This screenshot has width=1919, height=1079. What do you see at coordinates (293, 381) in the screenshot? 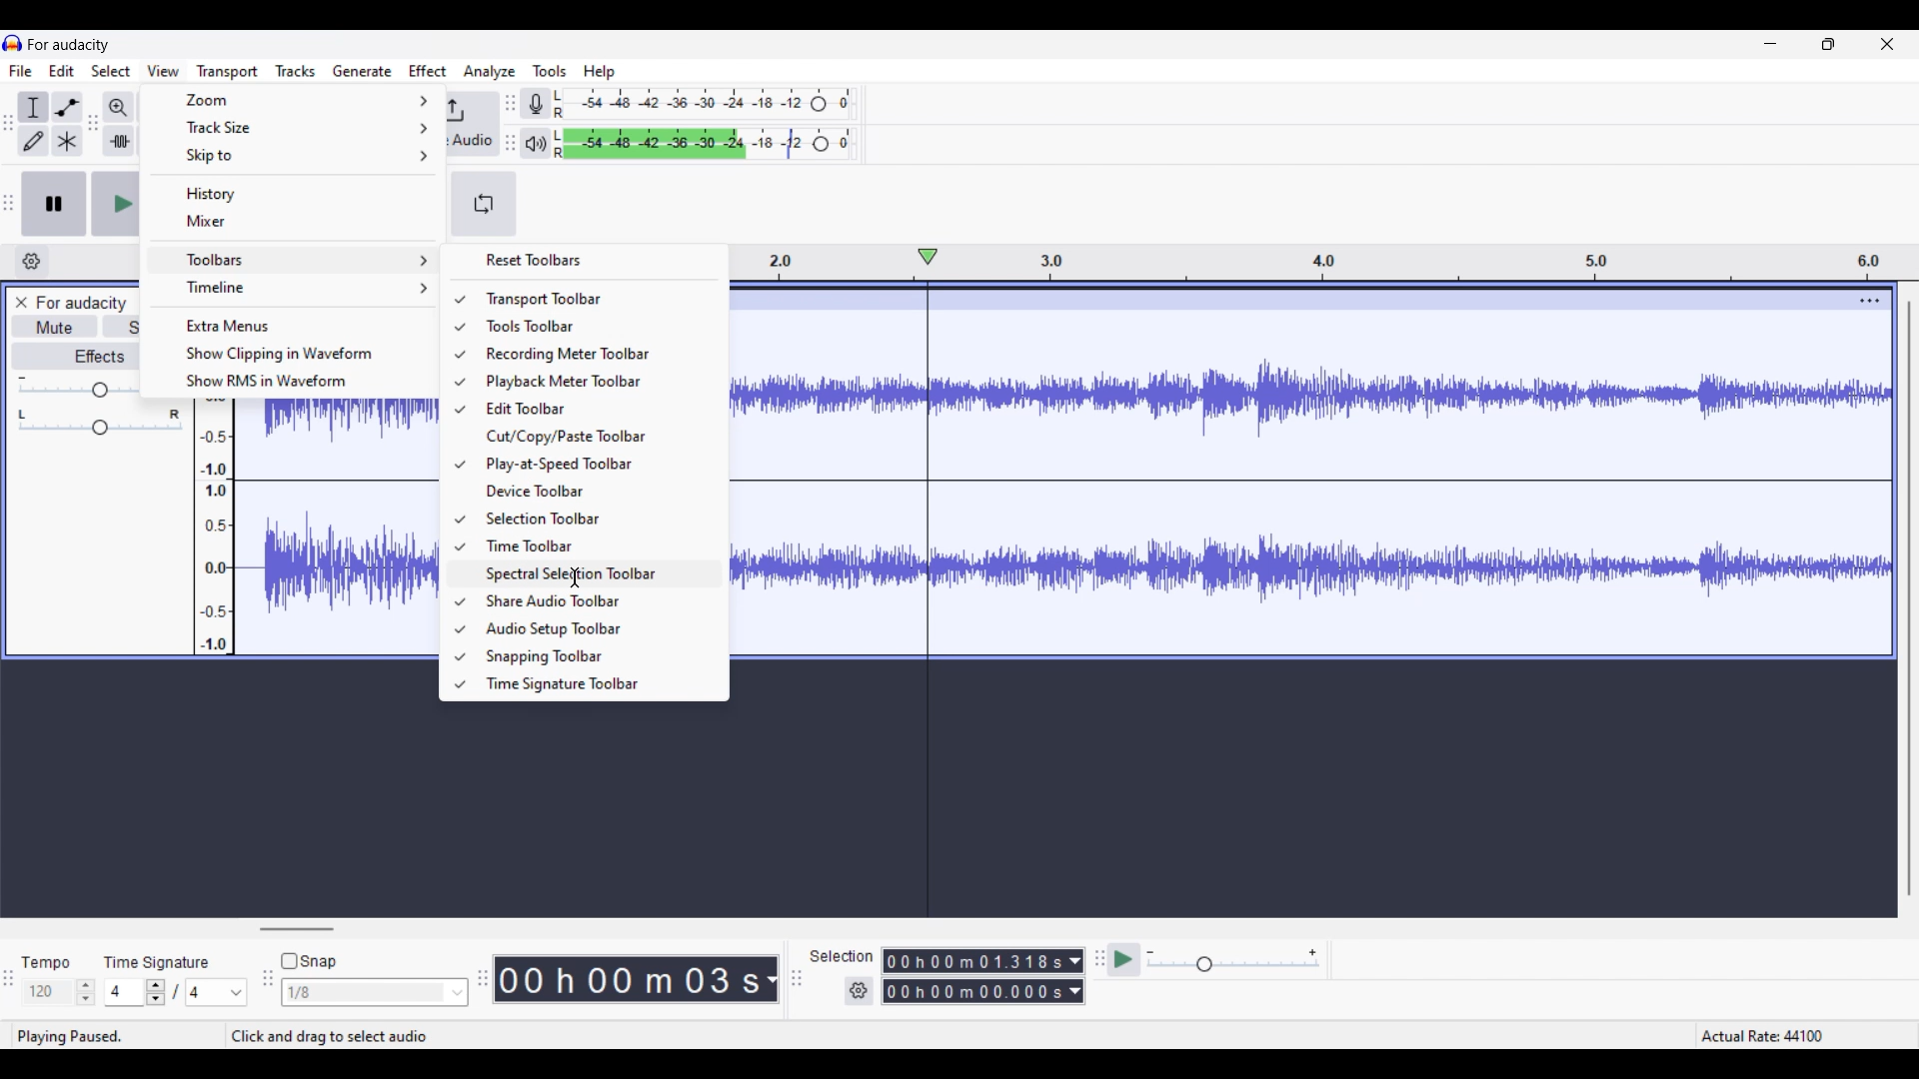
I see `Show RMS in waveform` at bounding box center [293, 381].